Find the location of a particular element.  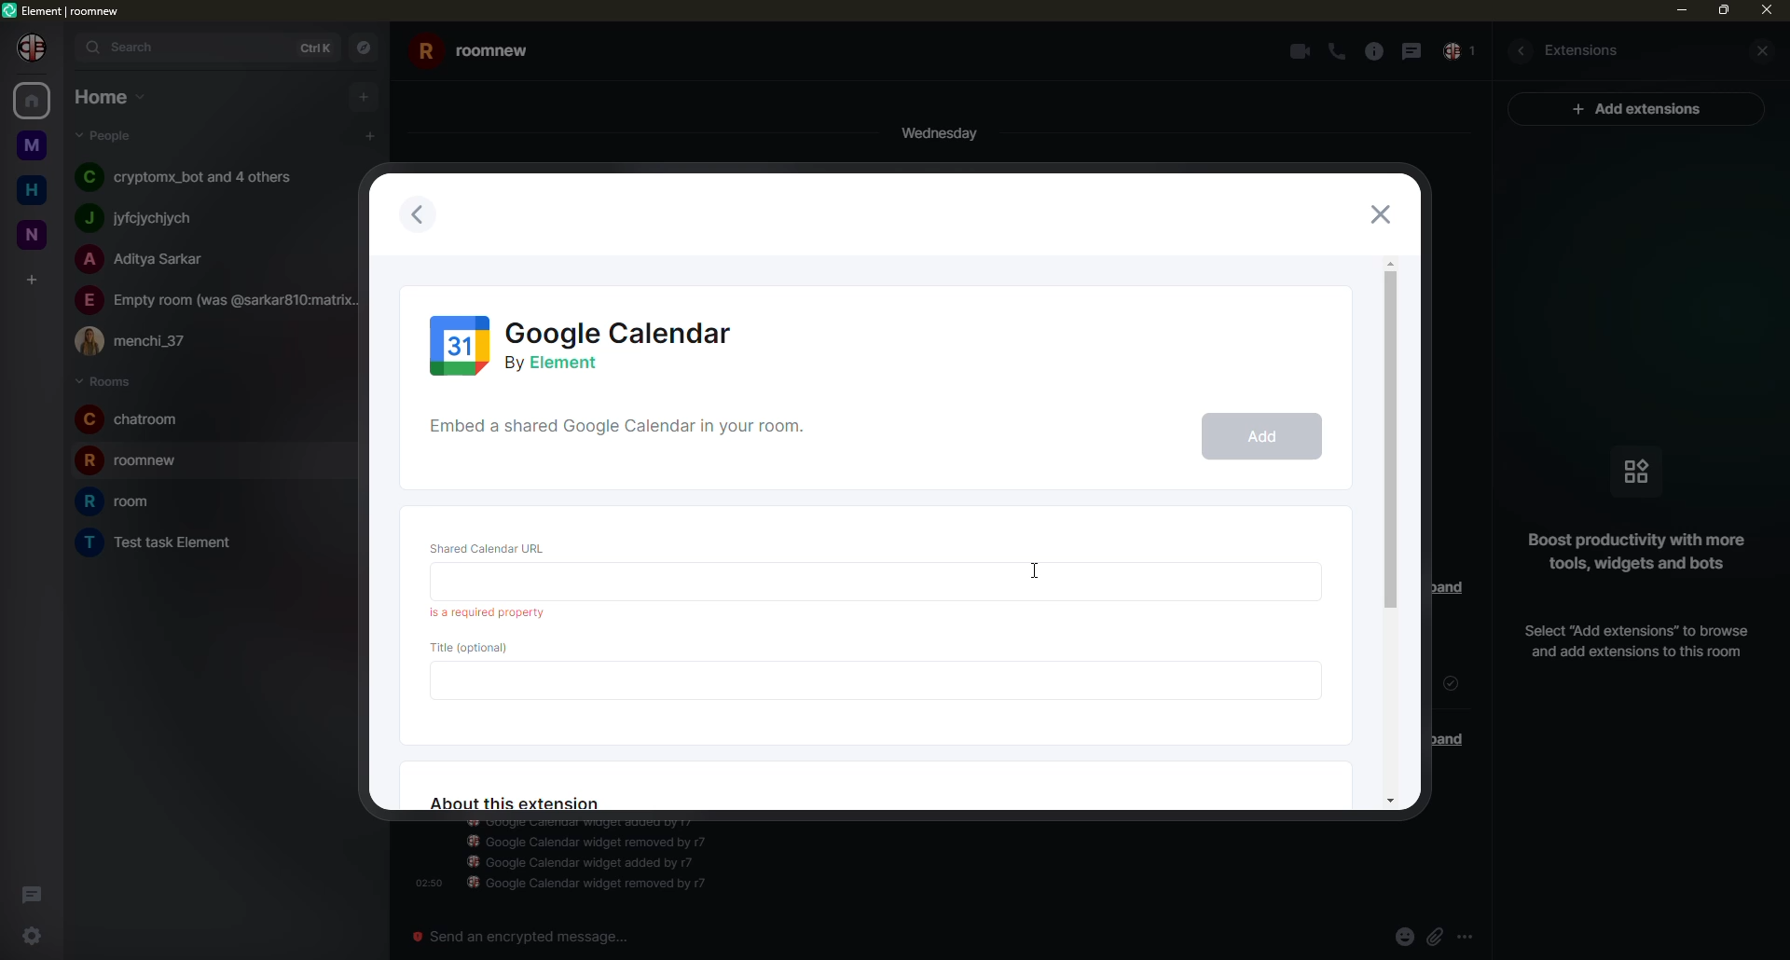

extesions is located at coordinates (1585, 50).